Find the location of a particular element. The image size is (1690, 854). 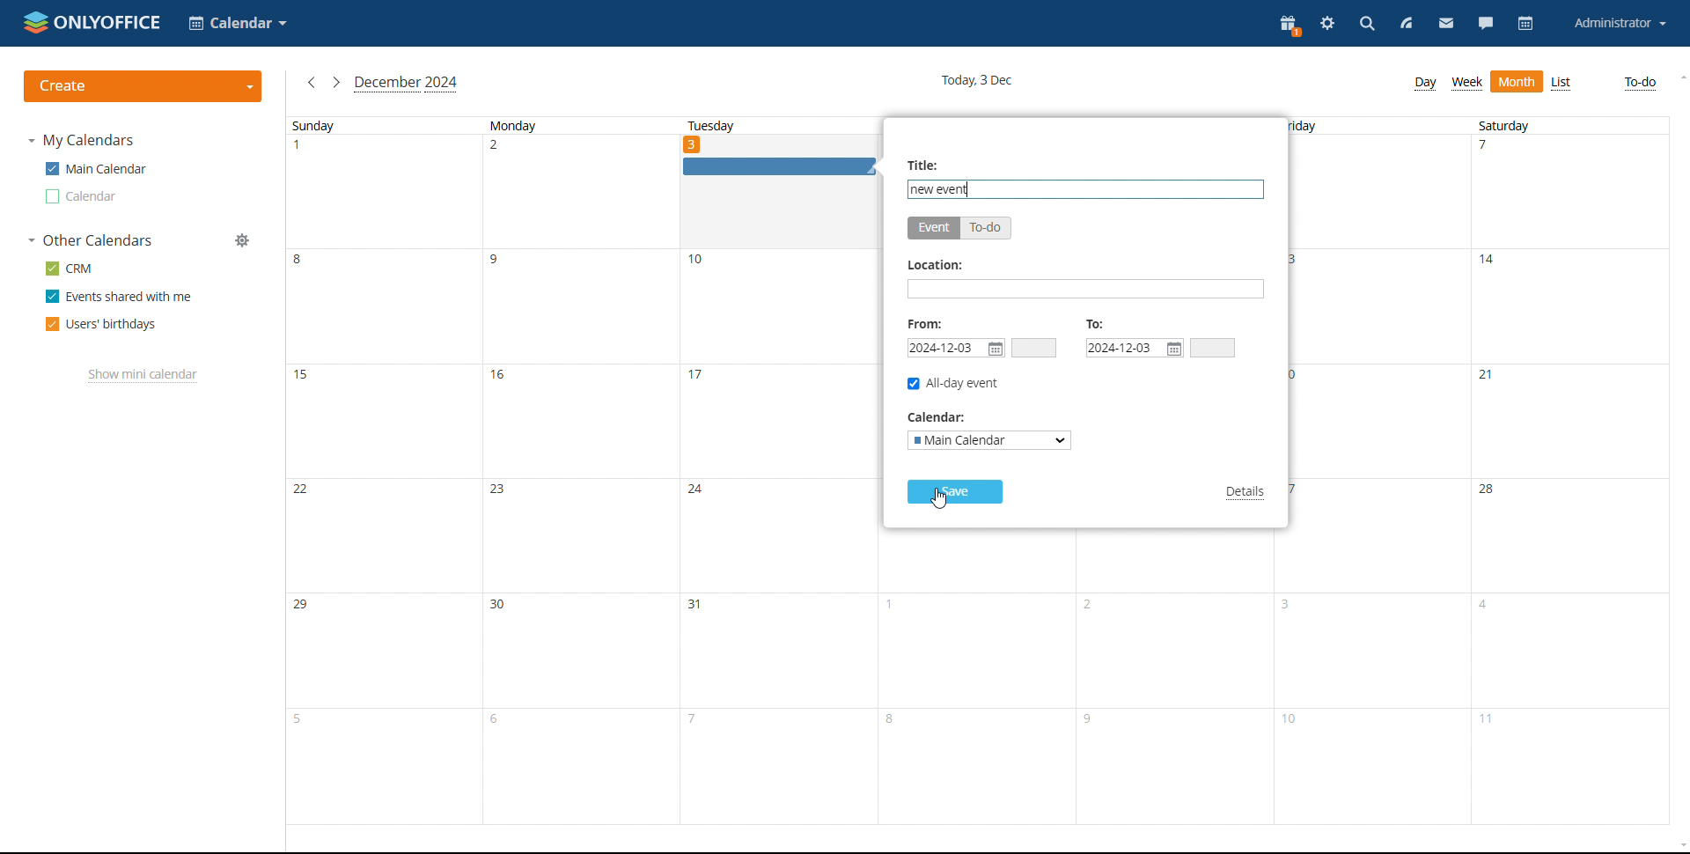

to-do is located at coordinates (1642, 84).